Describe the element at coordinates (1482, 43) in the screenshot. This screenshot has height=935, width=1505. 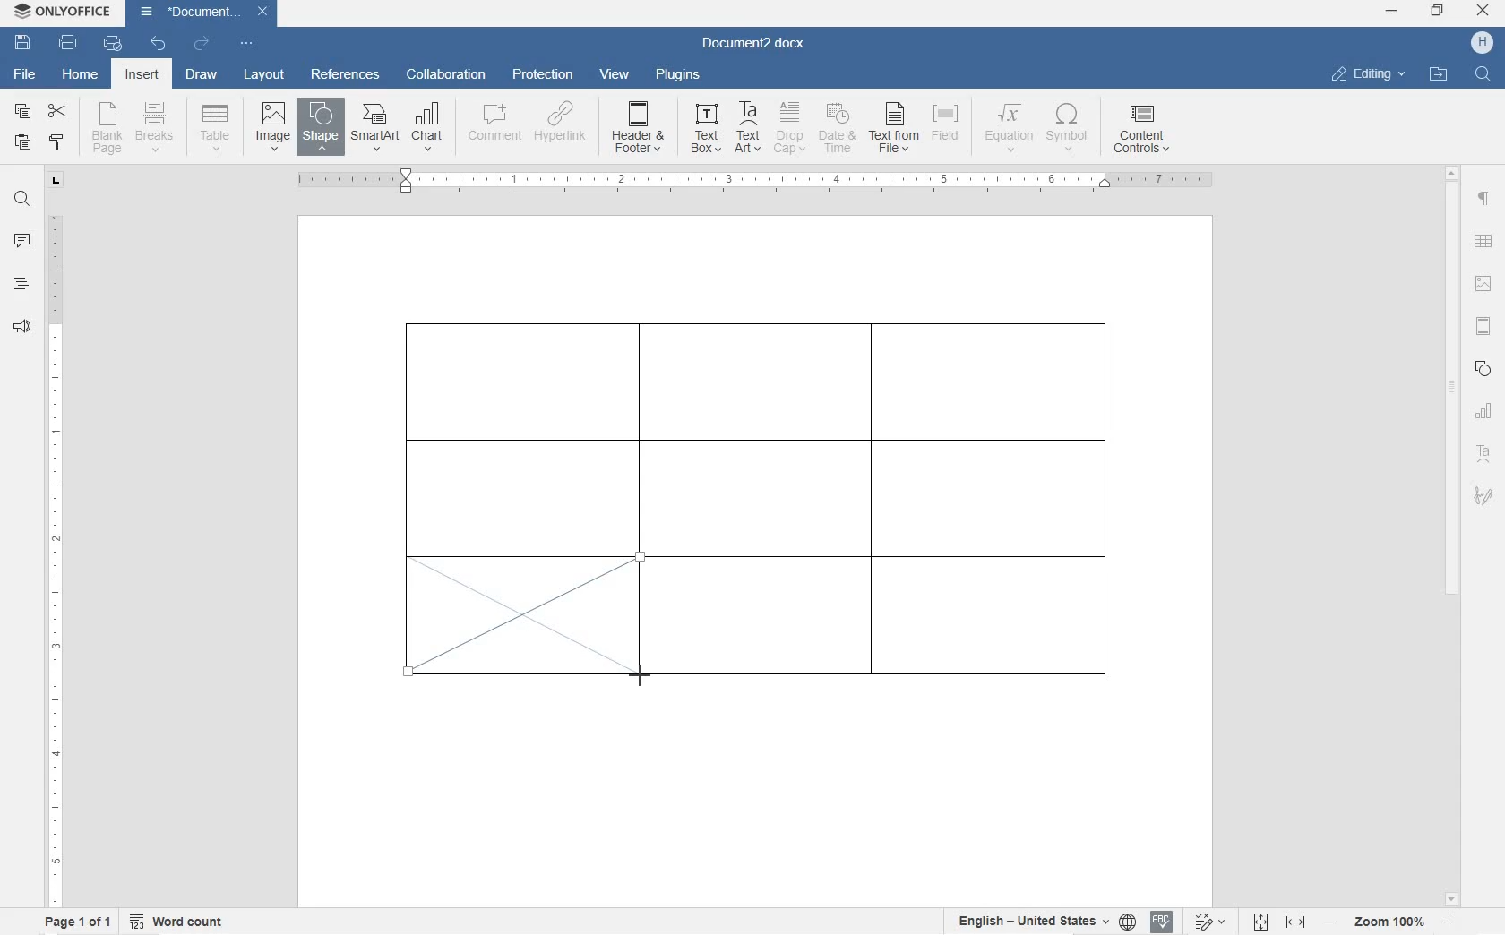
I see `HP` at that location.